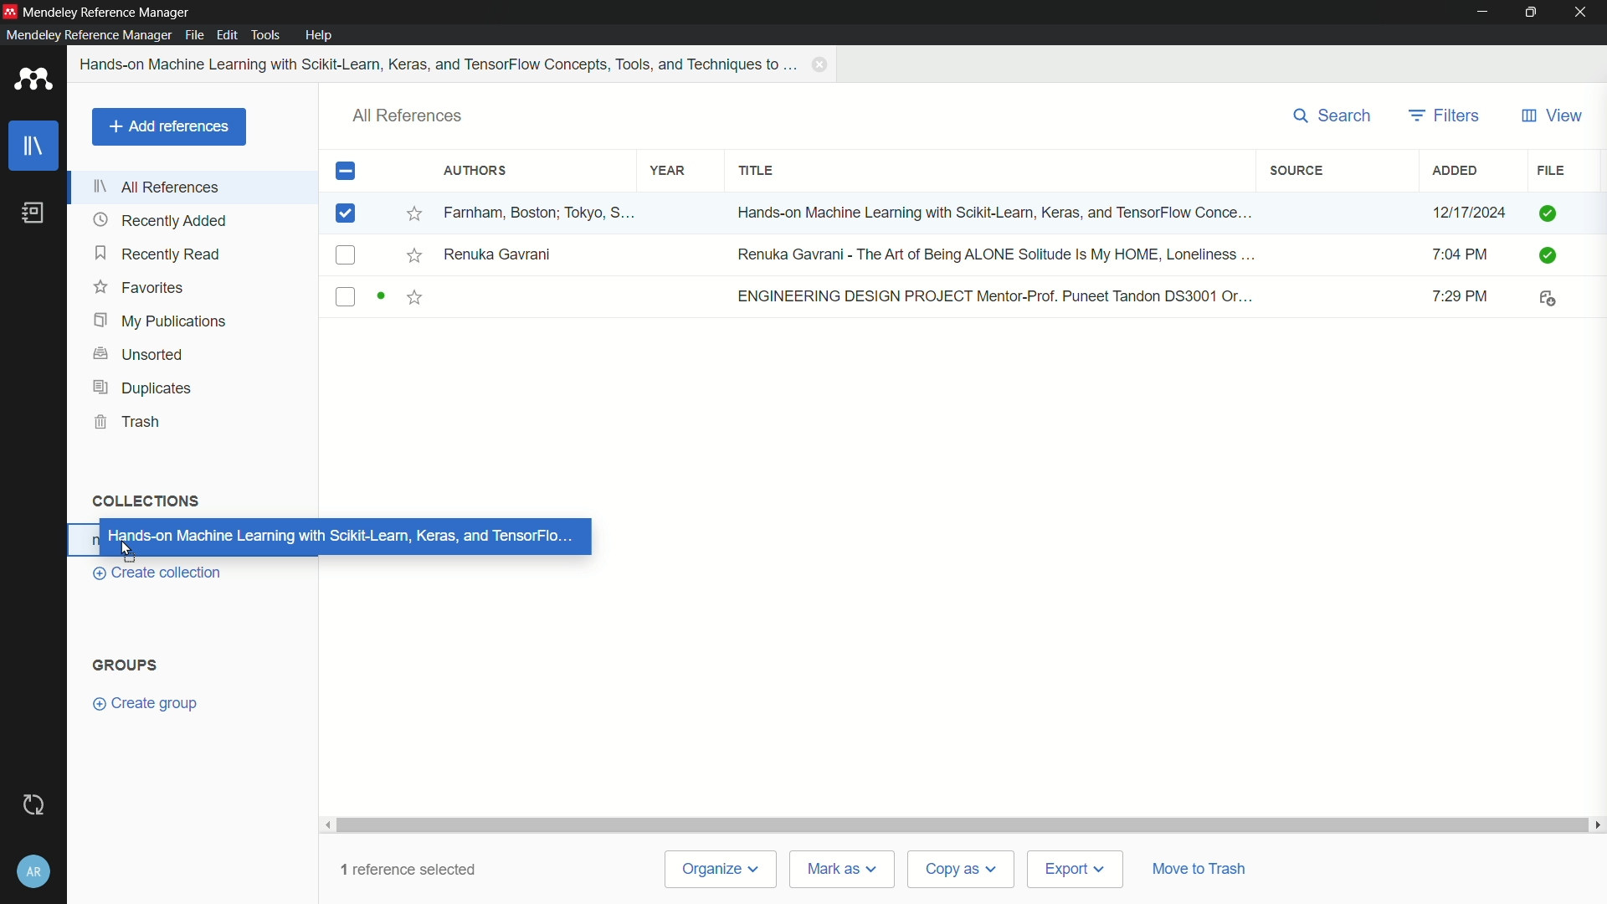 This screenshot has width=1607, height=904. What do you see at coordinates (1456, 171) in the screenshot?
I see `added` at bounding box center [1456, 171].